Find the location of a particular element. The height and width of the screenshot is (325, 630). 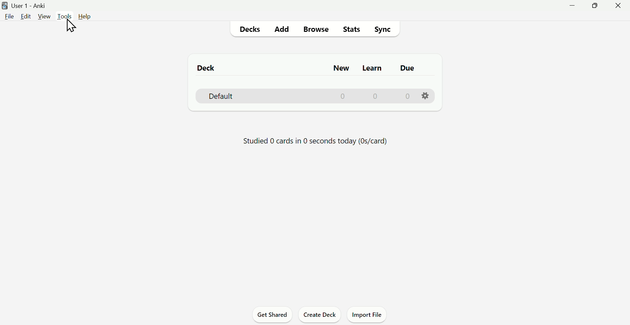

Decks is located at coordinates (249, 29).